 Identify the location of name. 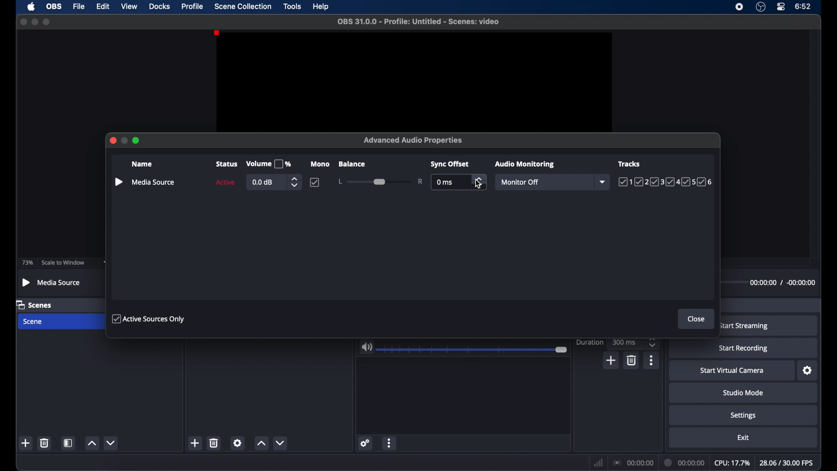
(142, 164).